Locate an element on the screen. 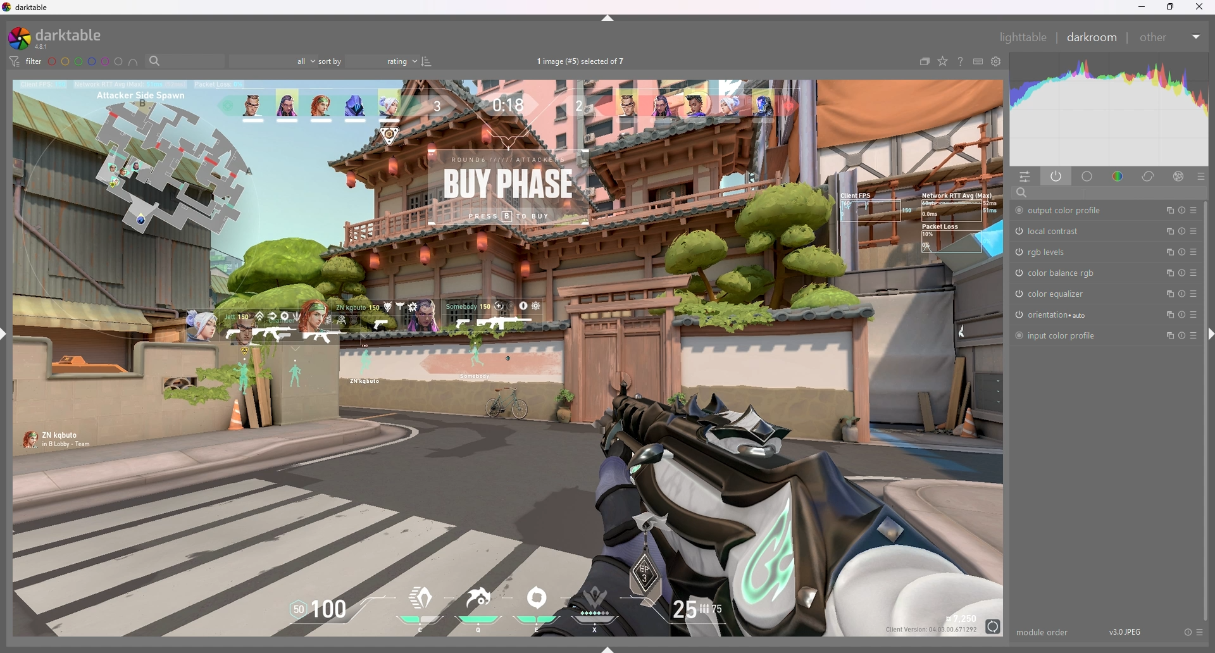 The width and height of the screenshot is (1215, 653). heat graph is located at coordinates (1110, 109).